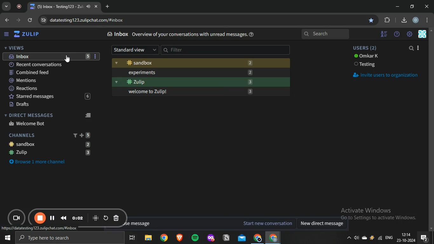  What do you see at coordinates (50, 64) in the screenshot?
I see `recent conversations` at bounding box center [50, 64].